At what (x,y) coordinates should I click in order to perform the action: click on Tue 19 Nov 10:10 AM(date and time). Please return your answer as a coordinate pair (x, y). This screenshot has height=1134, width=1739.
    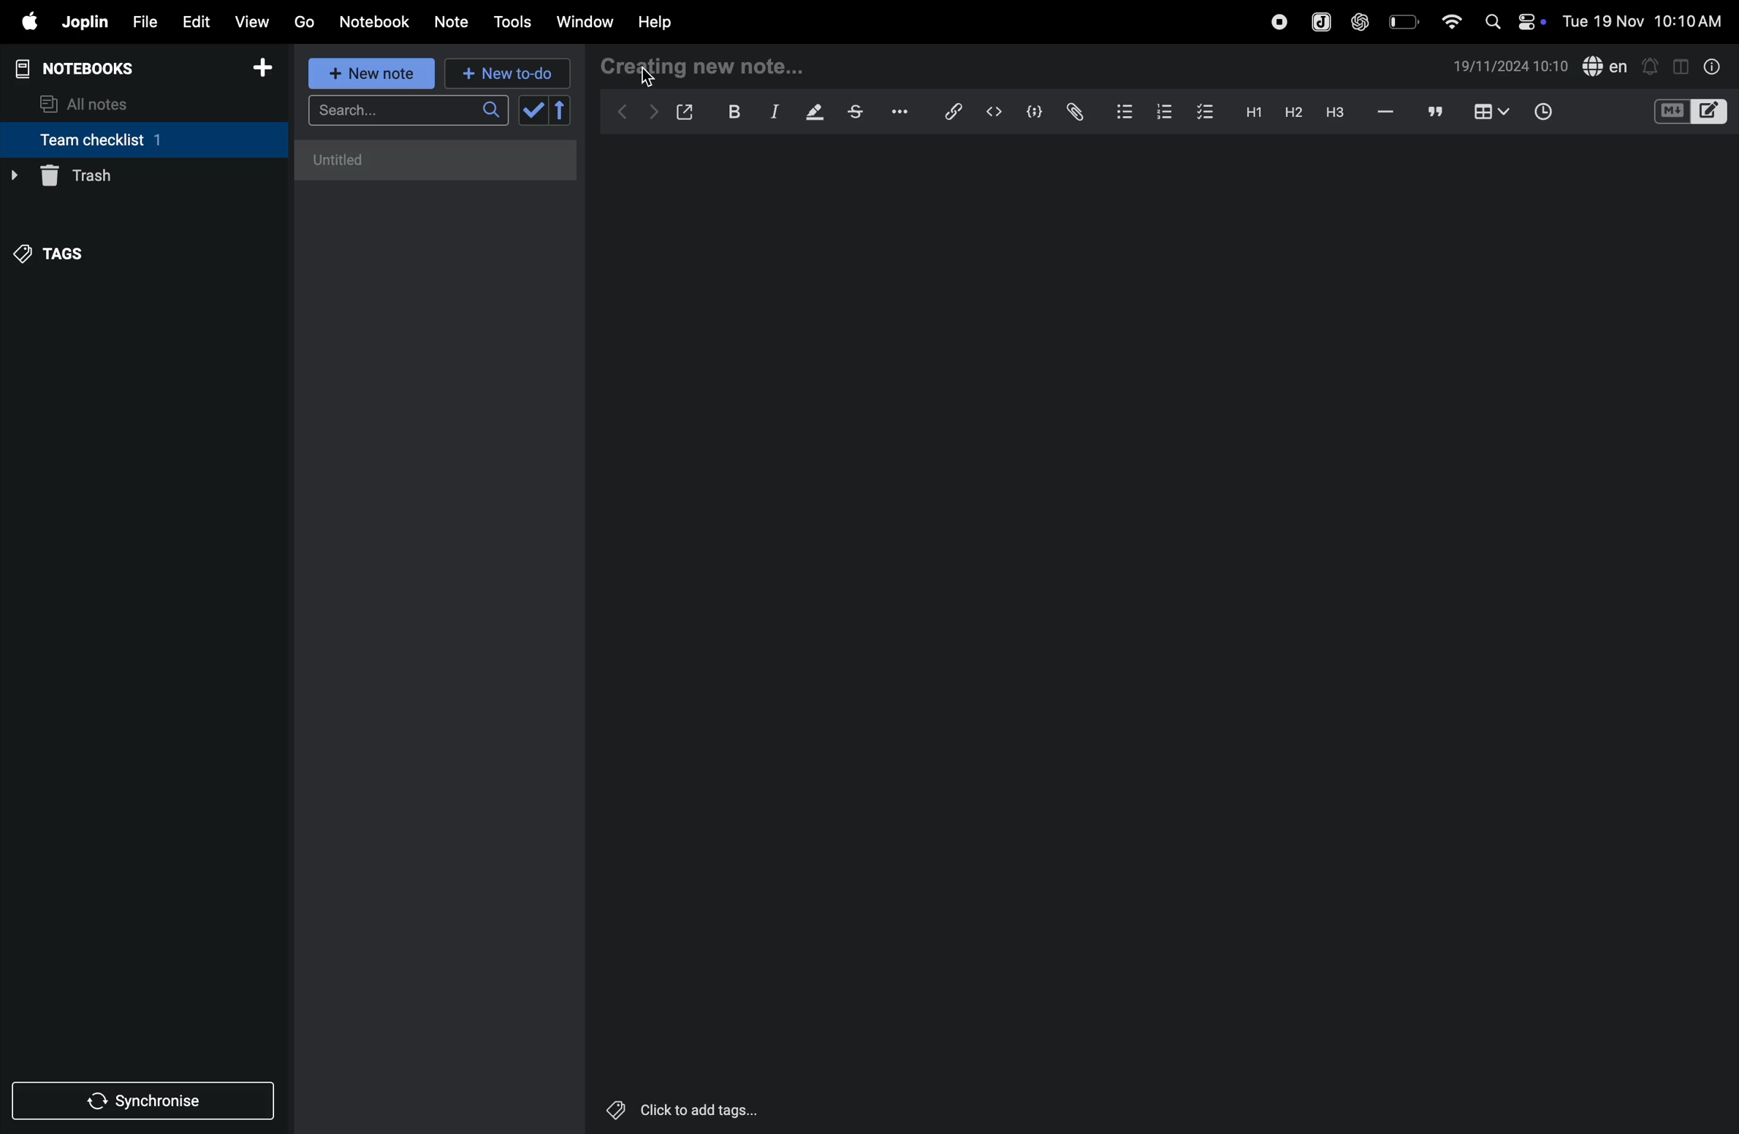
    Looking at the image, I should click on (1644, 22).